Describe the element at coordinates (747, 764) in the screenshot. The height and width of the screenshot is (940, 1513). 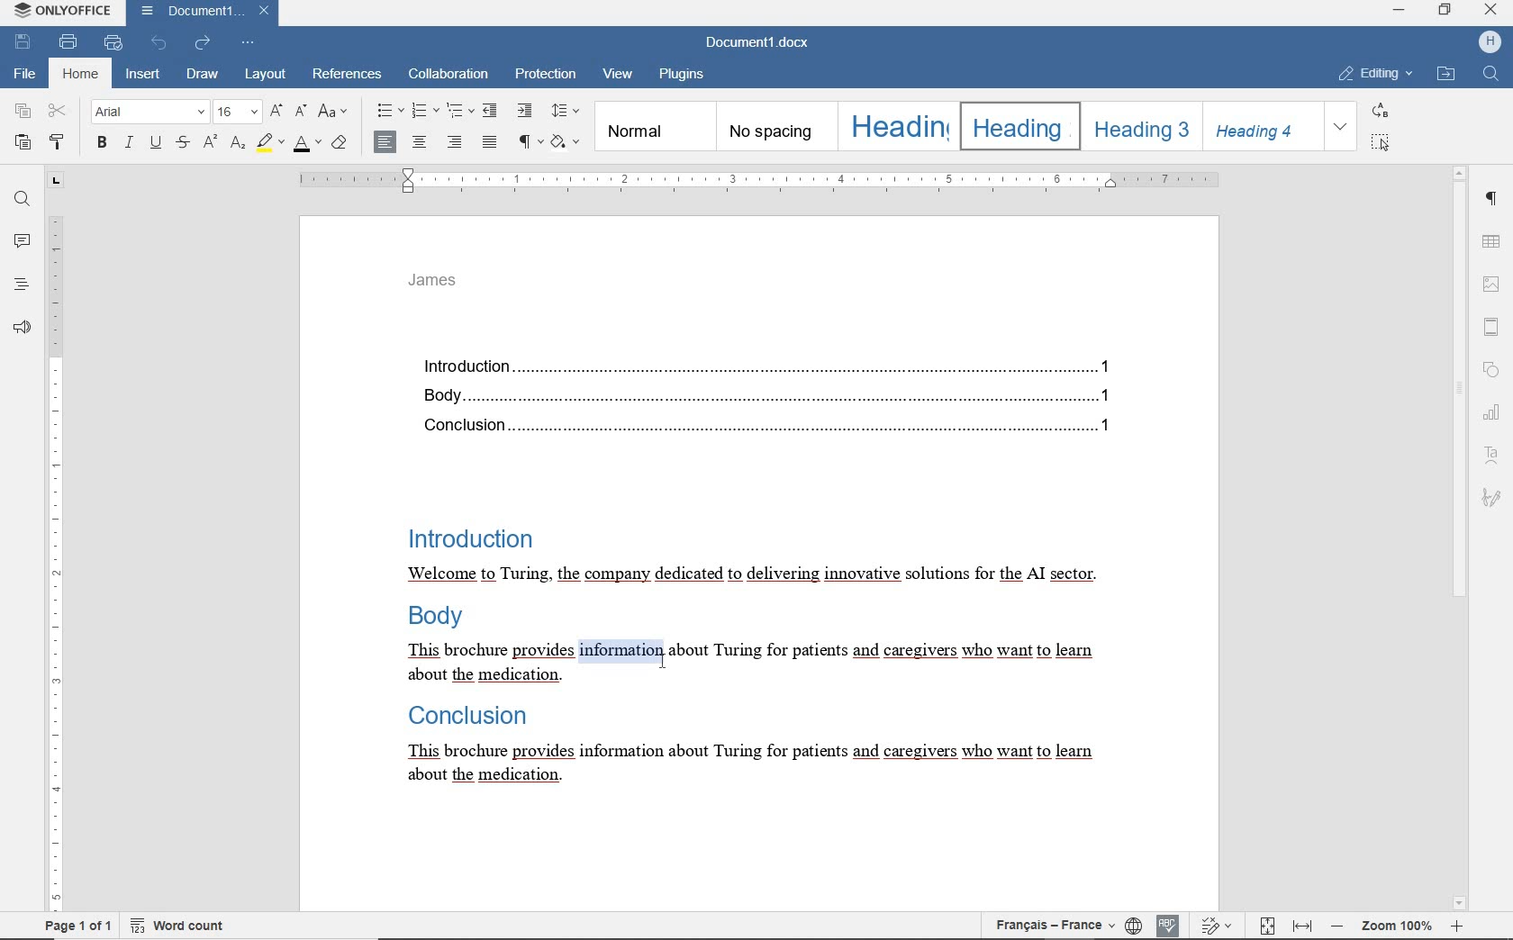
I see `This brochure provides information about Turing for patients and caregivers who want to learn
about the medication.` at that location.